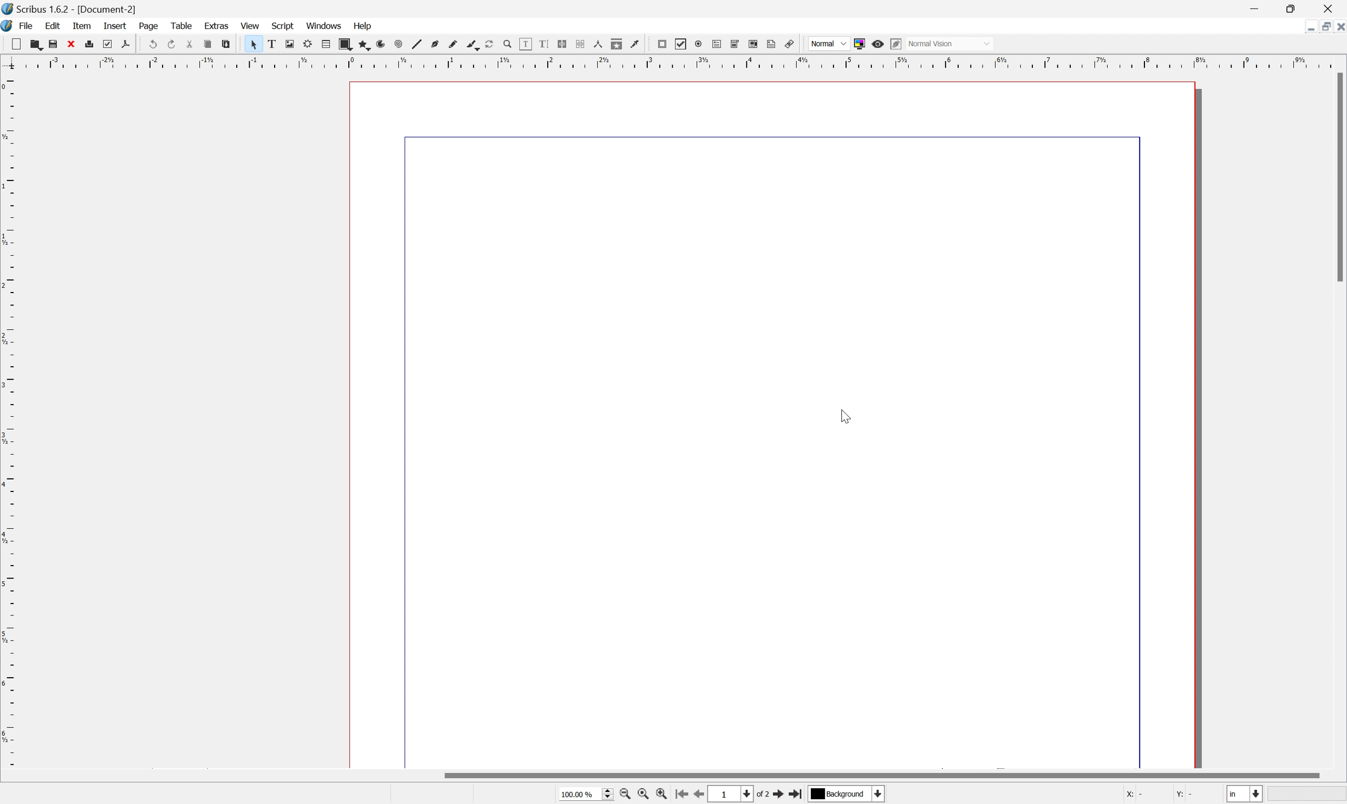  I want to click on View, so click(249, 25).